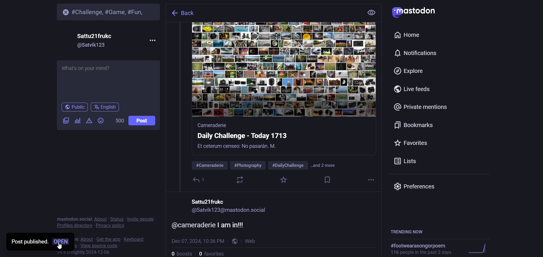 This screenshot has width=543, height=257. What do you see at coordinates (327, 166) in the screenshot?
I see `and 2 more` at bounding box center [327, 166].